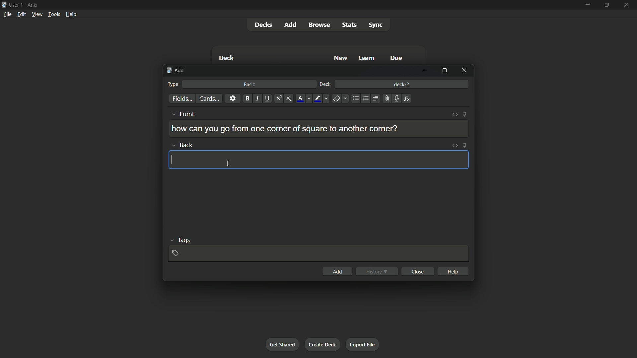 The width and height of the screenshot is (637, 358). What do you see at coordinates (247, 98) in the screenshot?
I see `bold` at bounding box center [247, 98].